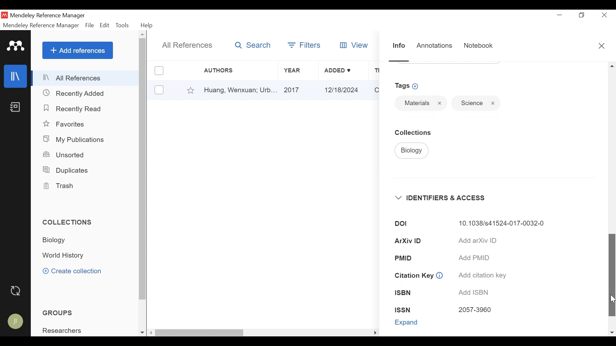 This screenshot has height=346, width=616. I want to click on Tools, so click(123, 25).